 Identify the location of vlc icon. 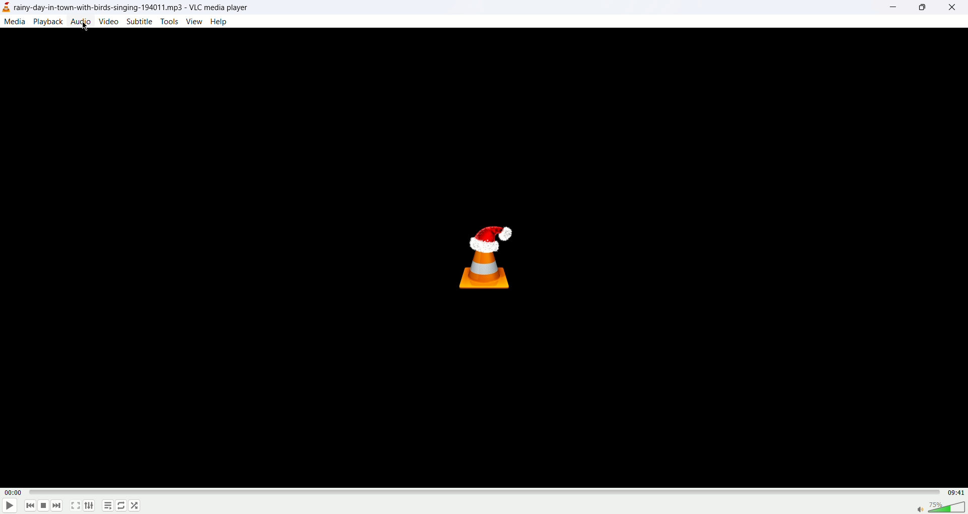
(485, 259).